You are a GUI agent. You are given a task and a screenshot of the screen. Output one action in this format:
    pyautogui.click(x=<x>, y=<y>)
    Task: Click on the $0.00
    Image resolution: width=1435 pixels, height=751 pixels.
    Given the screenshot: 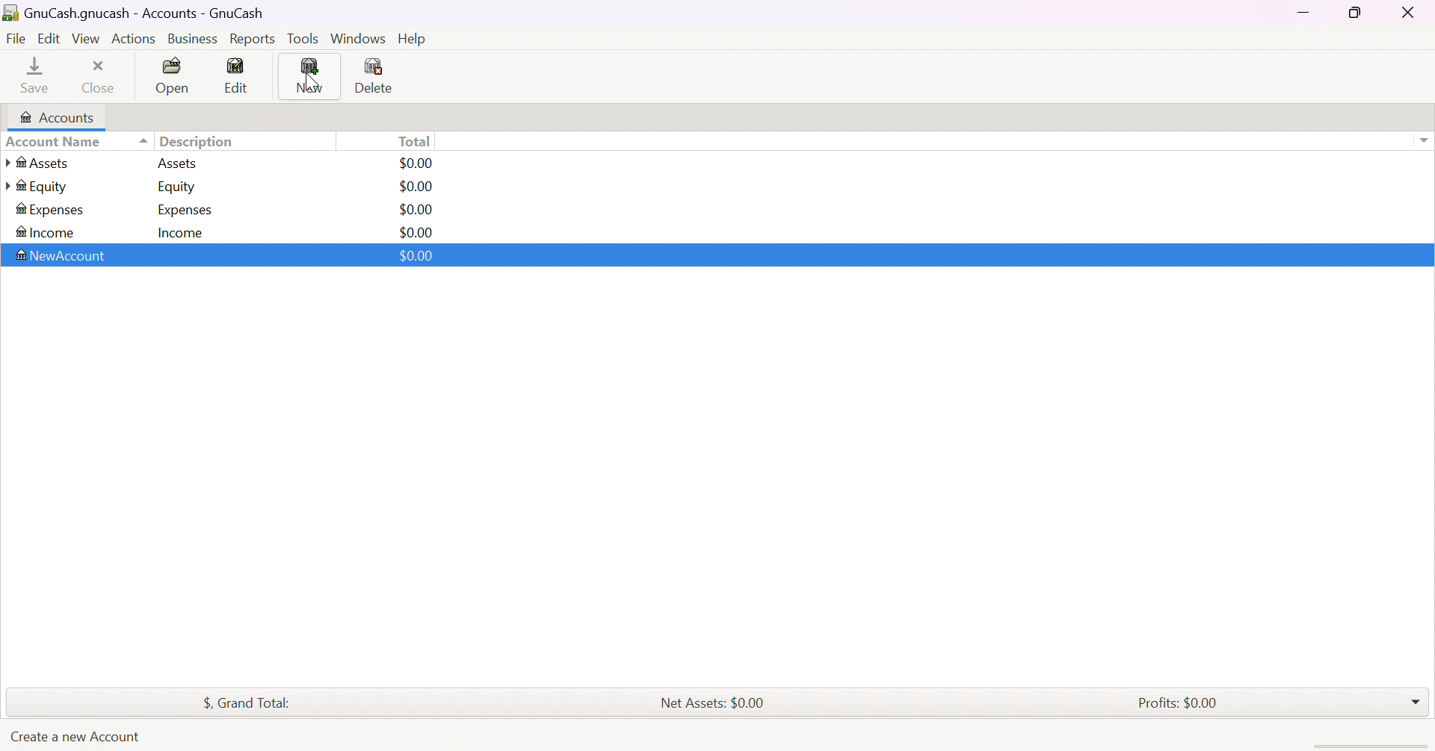 What is the action you would take?
    pyautogui.click(x=418, y=210)
    